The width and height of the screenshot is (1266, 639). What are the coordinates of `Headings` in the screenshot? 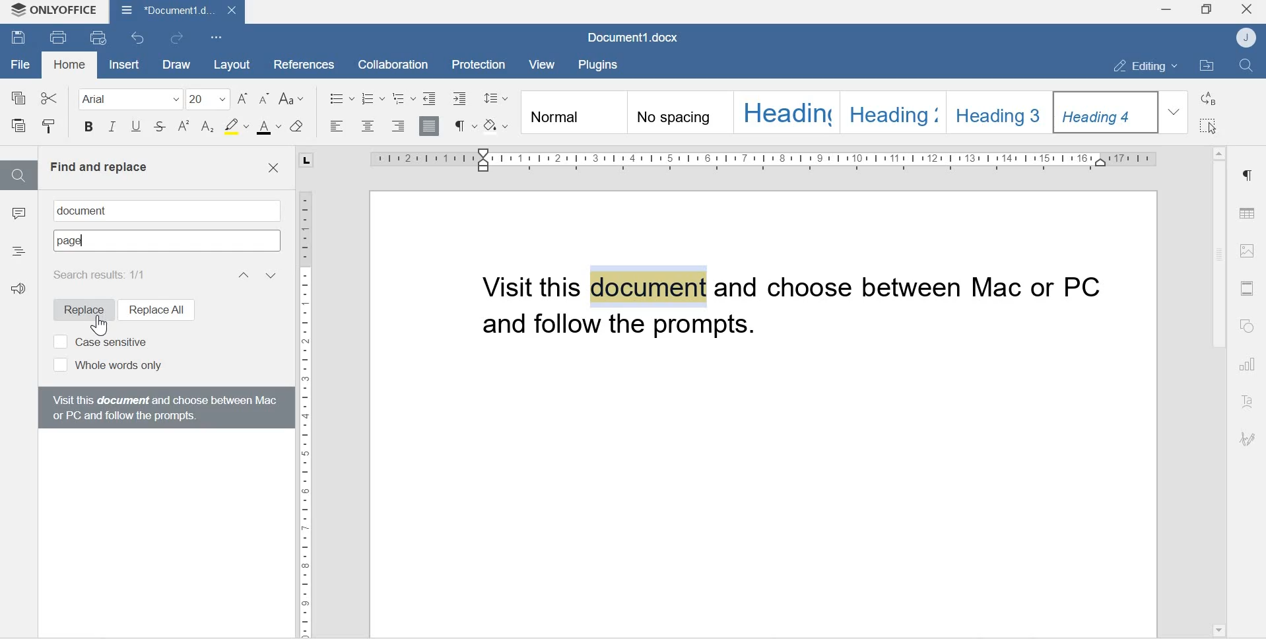 It's located at (18, 250).